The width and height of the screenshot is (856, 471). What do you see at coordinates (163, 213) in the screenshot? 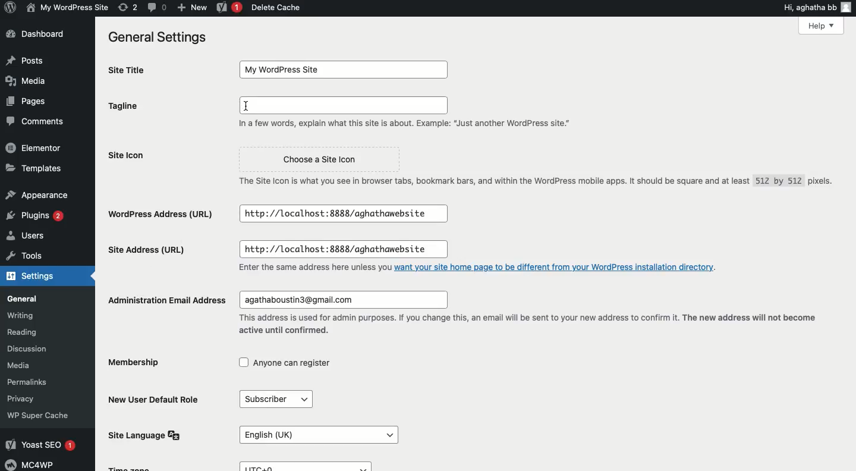
I see `WordPress Address URL` at bounding box center [163, 213].